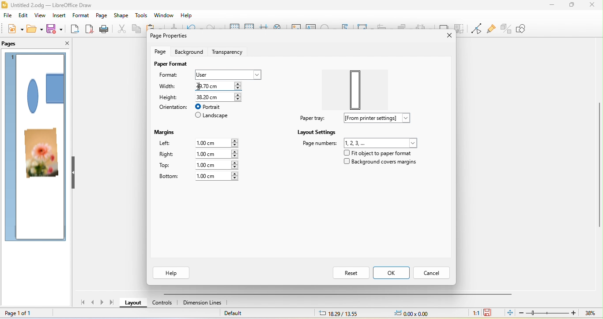 The width and height of the screenshot is (603, 319). What do you see at coordinates (60, 16) in the screenshot?
I see `insert` at bounding box center [60, 16].